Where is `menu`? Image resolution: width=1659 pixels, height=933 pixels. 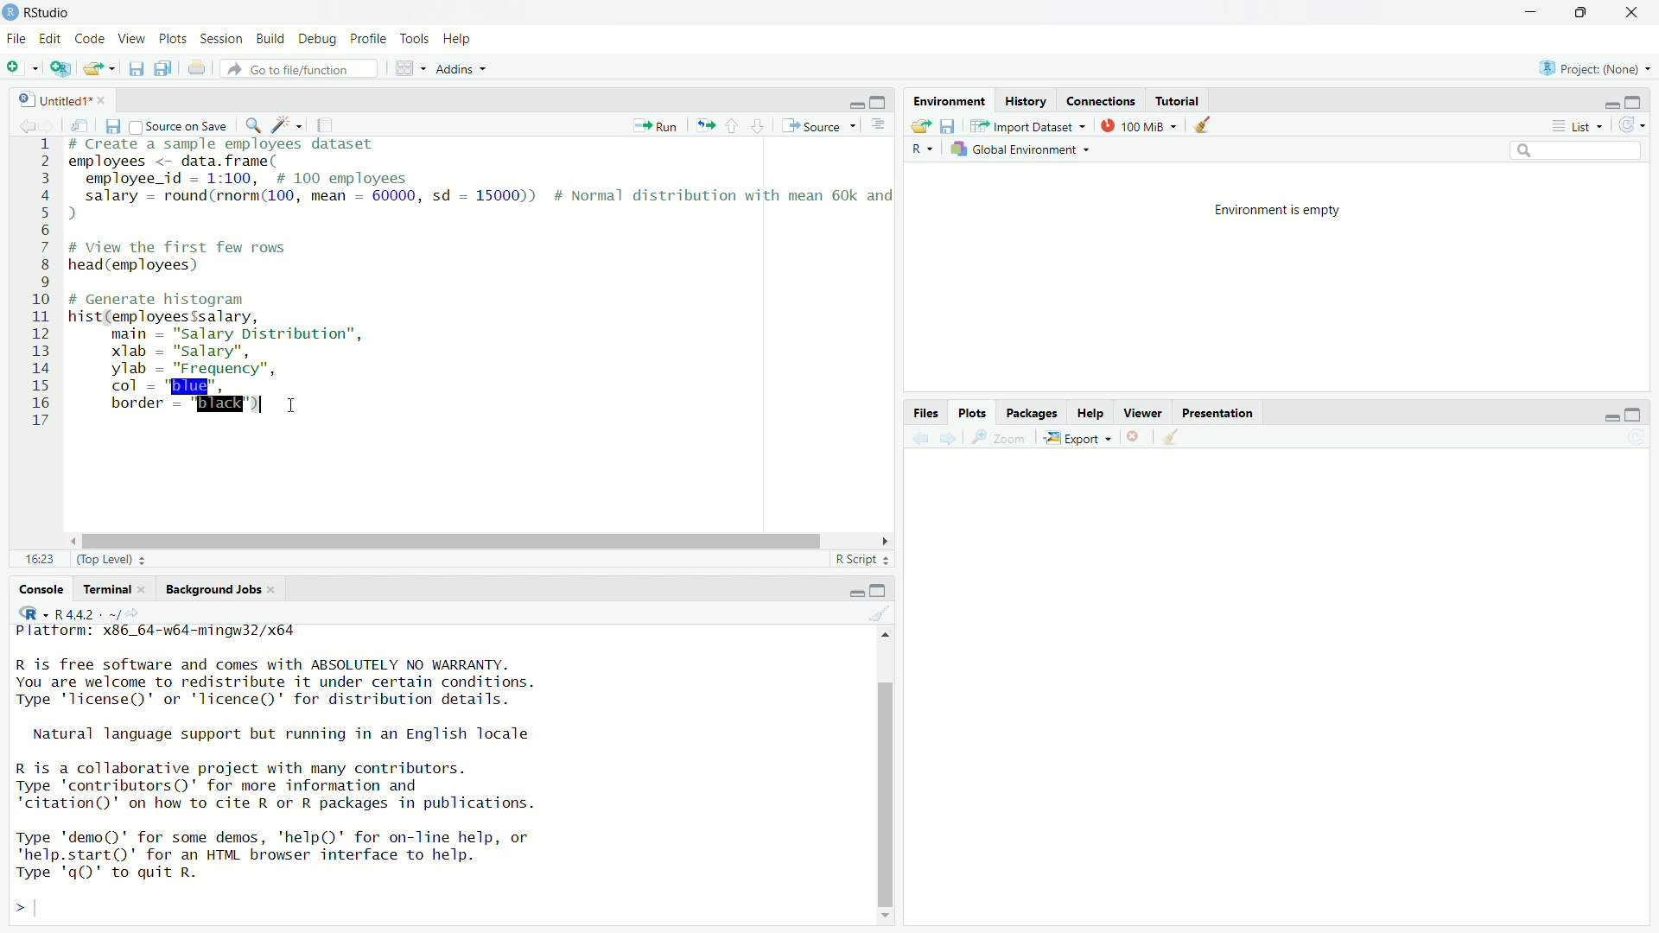 menu is located at coordinates (23, 68).